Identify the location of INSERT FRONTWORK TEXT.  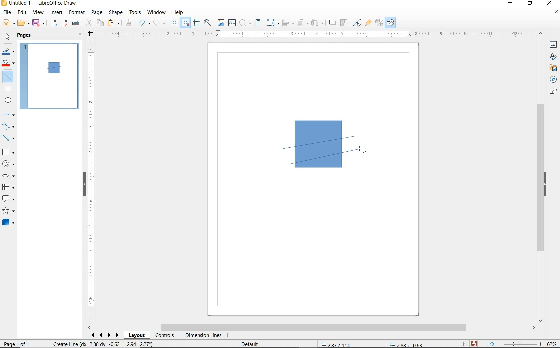
(257, 23).